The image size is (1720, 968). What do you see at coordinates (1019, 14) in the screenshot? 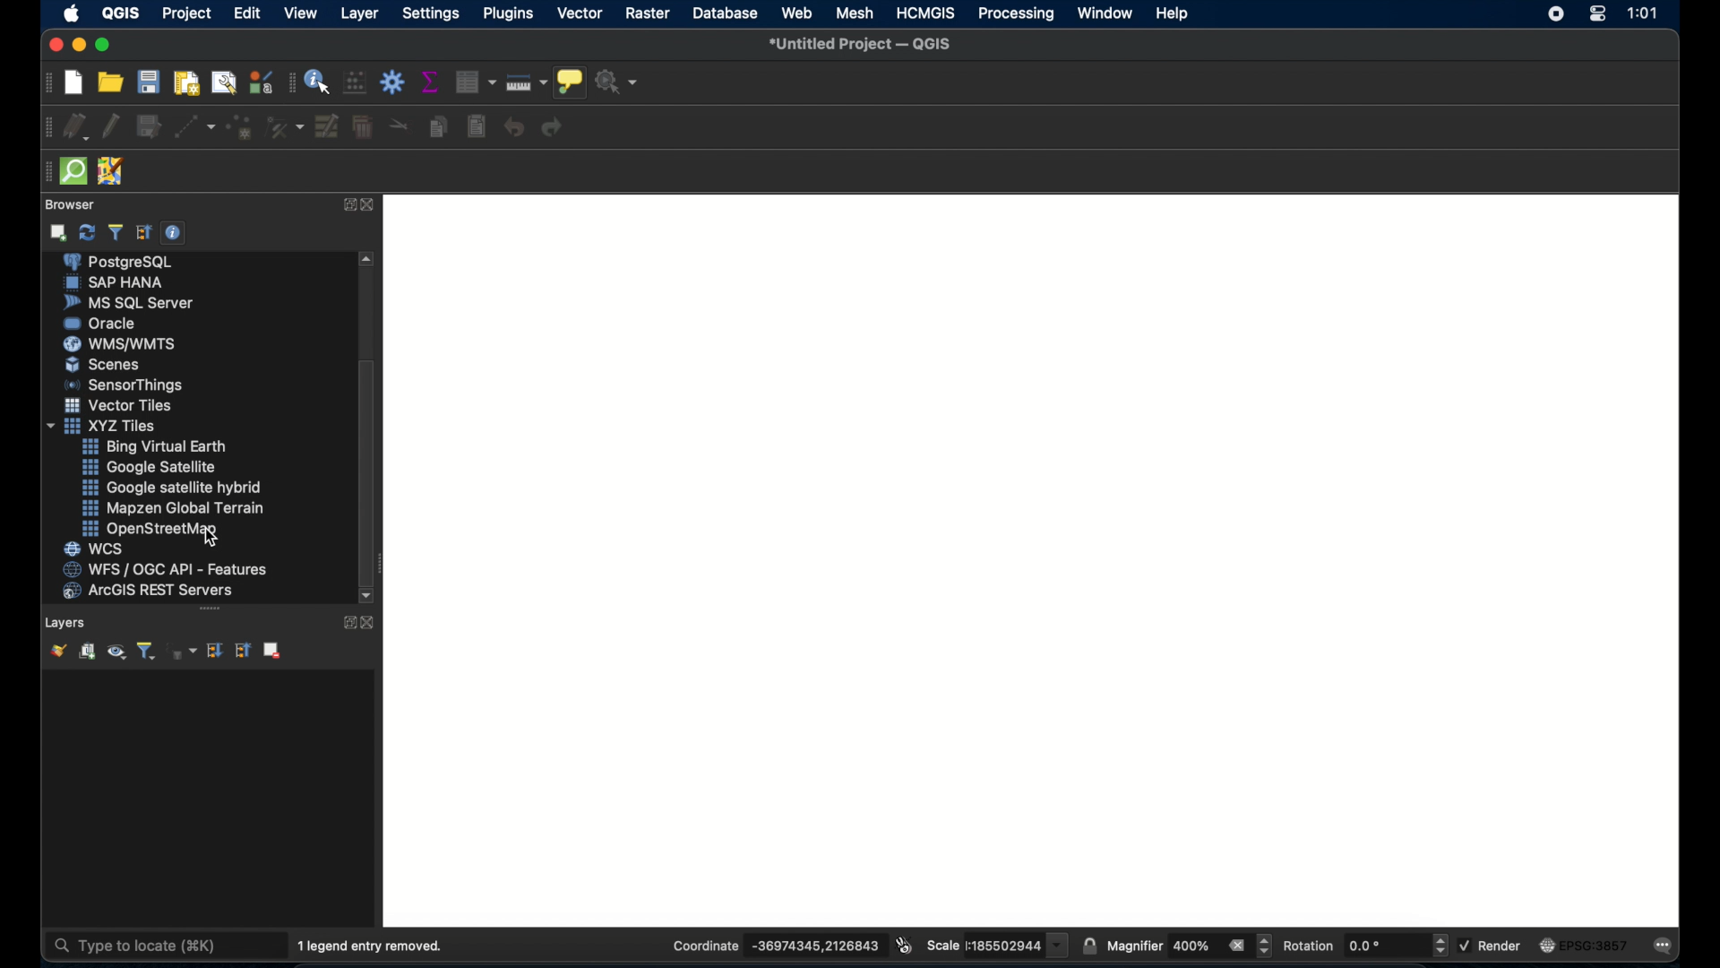
I see `processing` at bounding box center [1019, 14].